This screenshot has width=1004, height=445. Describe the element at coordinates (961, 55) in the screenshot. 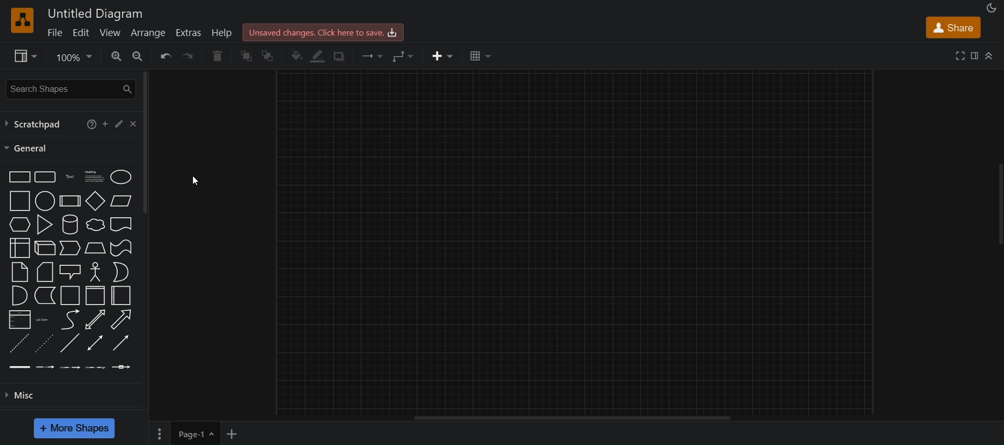

I see `fullscreen` at that location.